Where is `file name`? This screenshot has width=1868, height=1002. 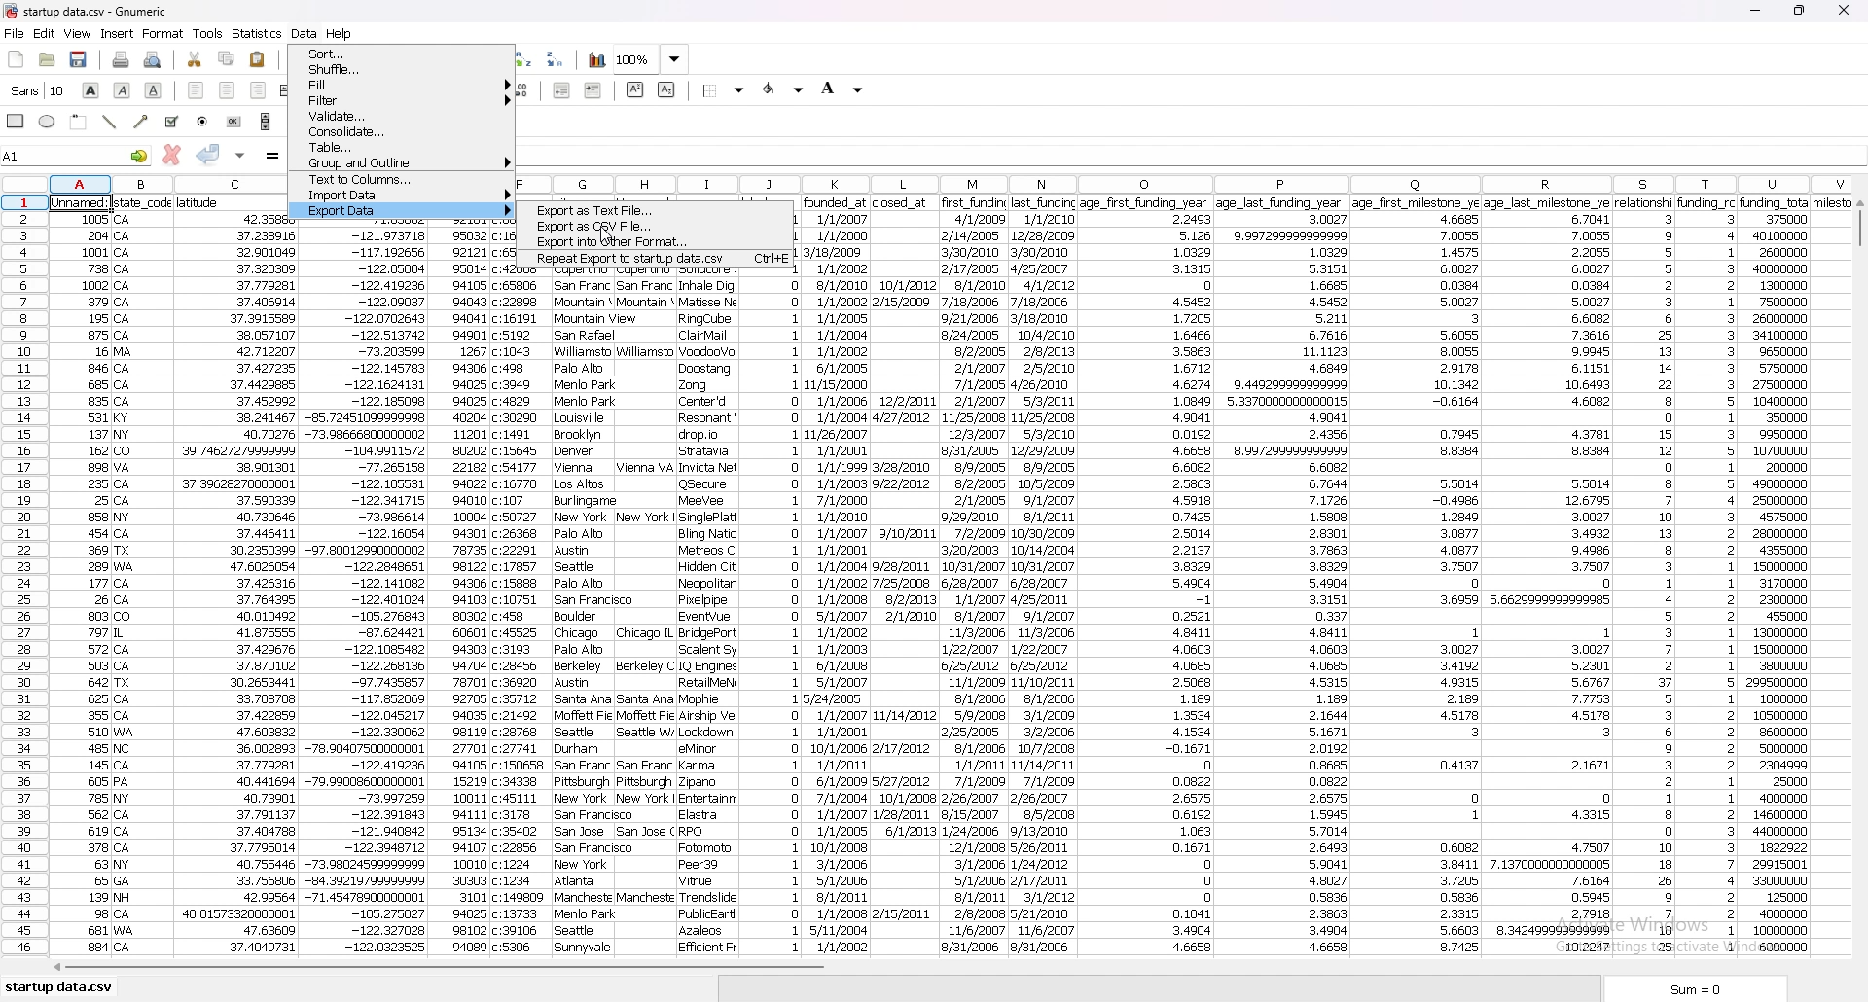 file name is located at coordinates (109, 11).